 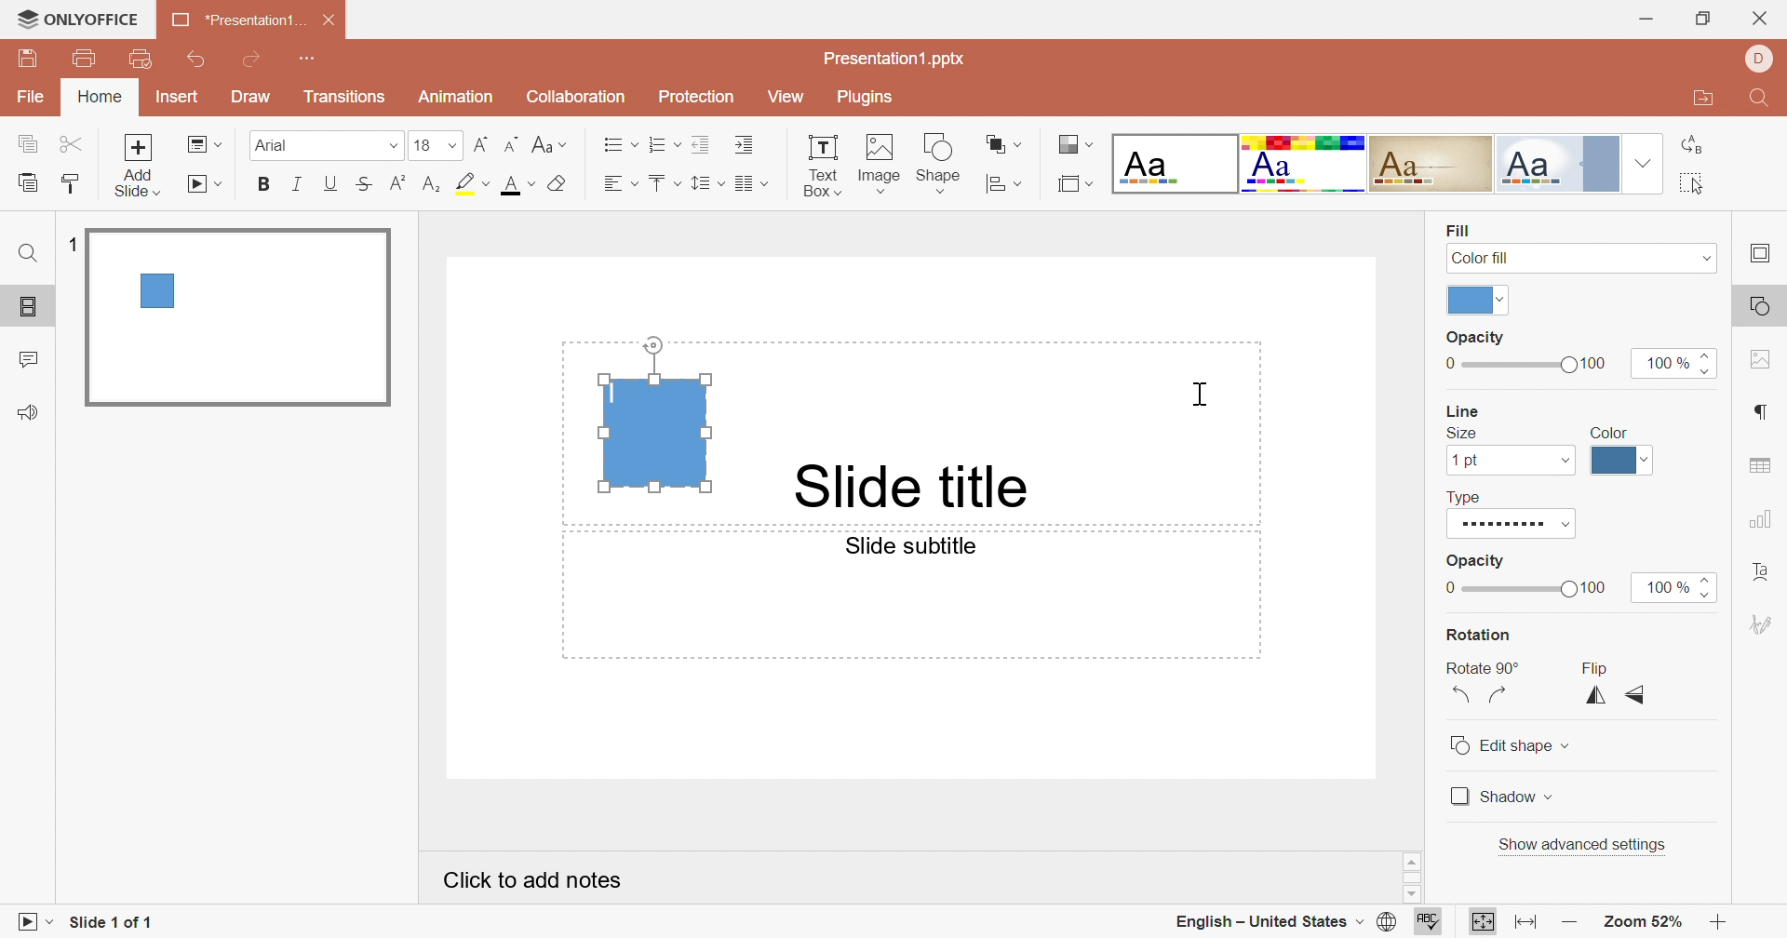 What do you see at coordinates (36, 924) in the screenshot?
I see `Start slideshow` at bounding box center [36, 924].